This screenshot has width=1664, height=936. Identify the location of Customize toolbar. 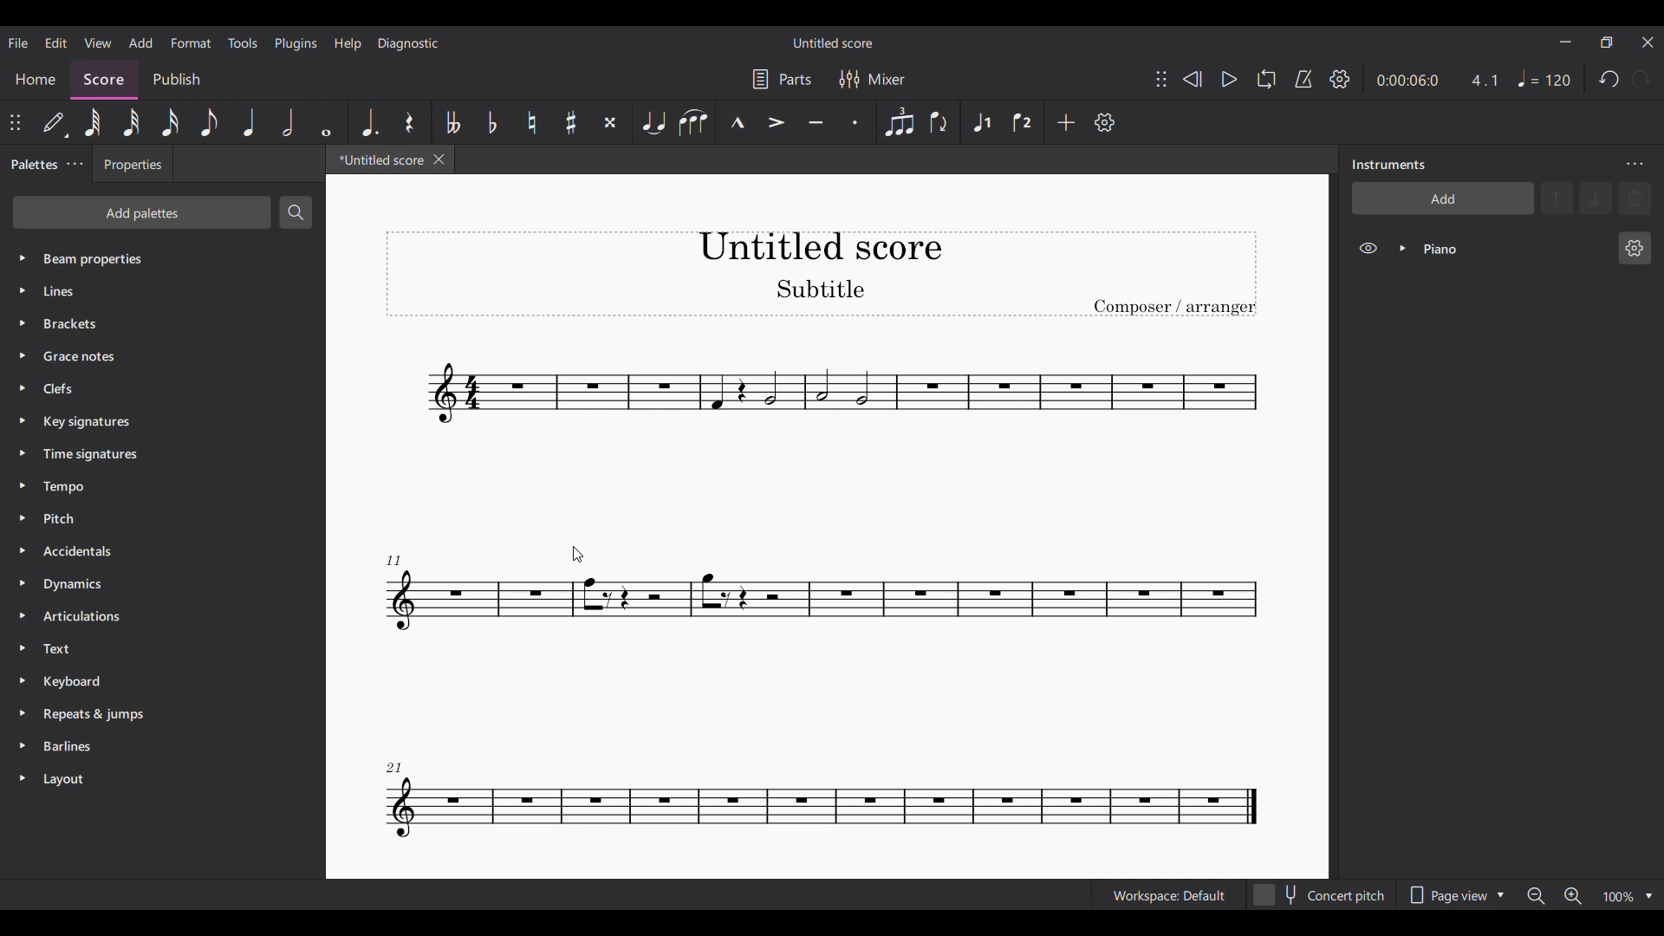
(1104, 123).